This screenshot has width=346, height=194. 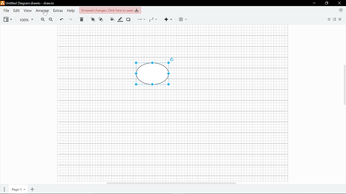 What do you see at coordinates (121, 20) in the screenshot?
I see `Fill line` at bounding box center [121, 20].